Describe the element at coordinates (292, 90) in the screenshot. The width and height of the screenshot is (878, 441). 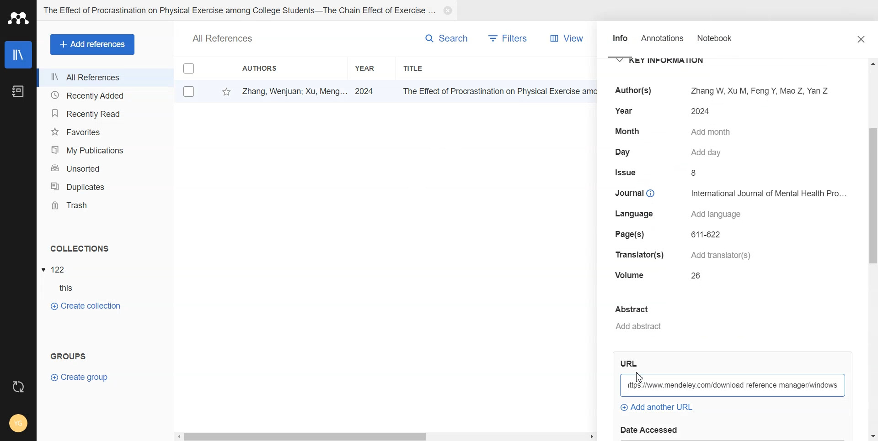
I see `Zhang, Wenjuan; Xu, Meng...` at that location.